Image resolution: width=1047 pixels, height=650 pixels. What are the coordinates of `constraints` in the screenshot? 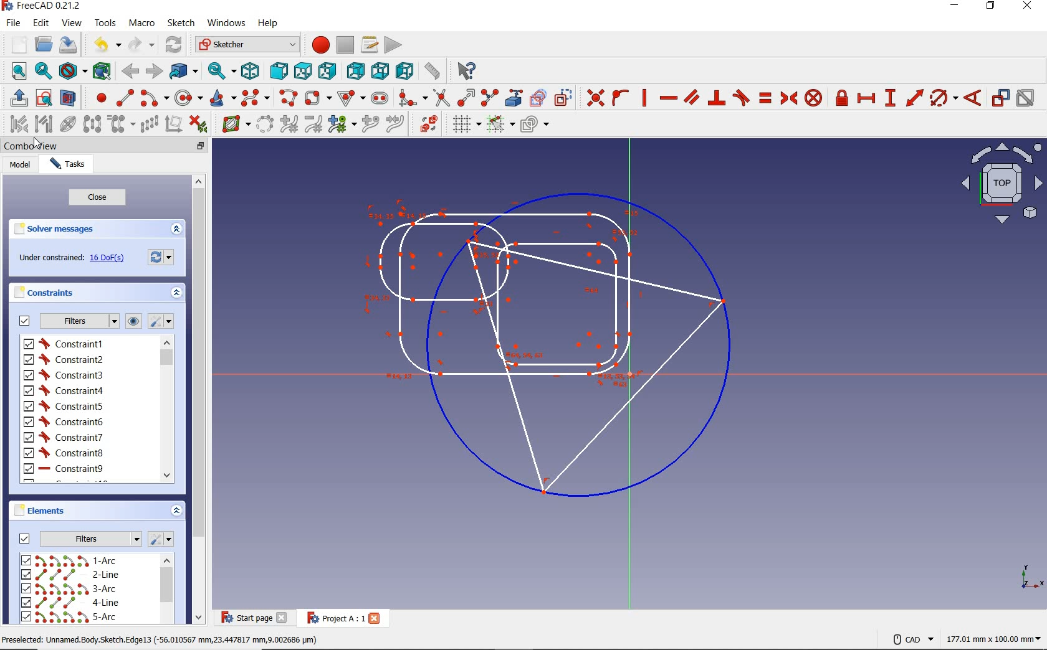 It's located at (81, 293).